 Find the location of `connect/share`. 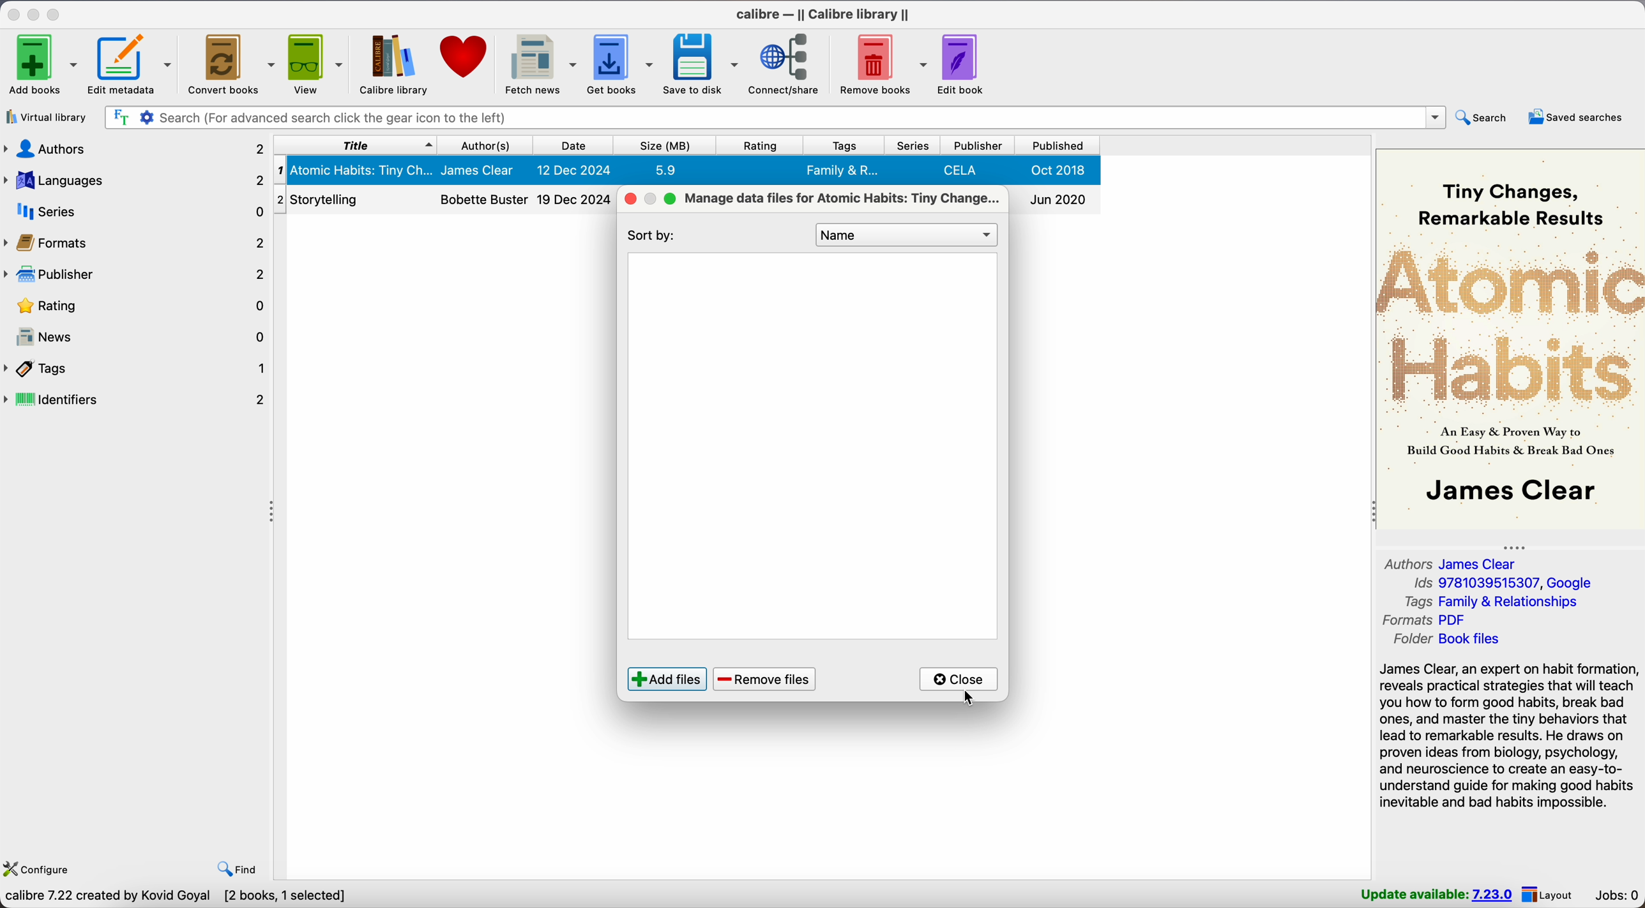

connect/share is located at coordinates (787, 65).